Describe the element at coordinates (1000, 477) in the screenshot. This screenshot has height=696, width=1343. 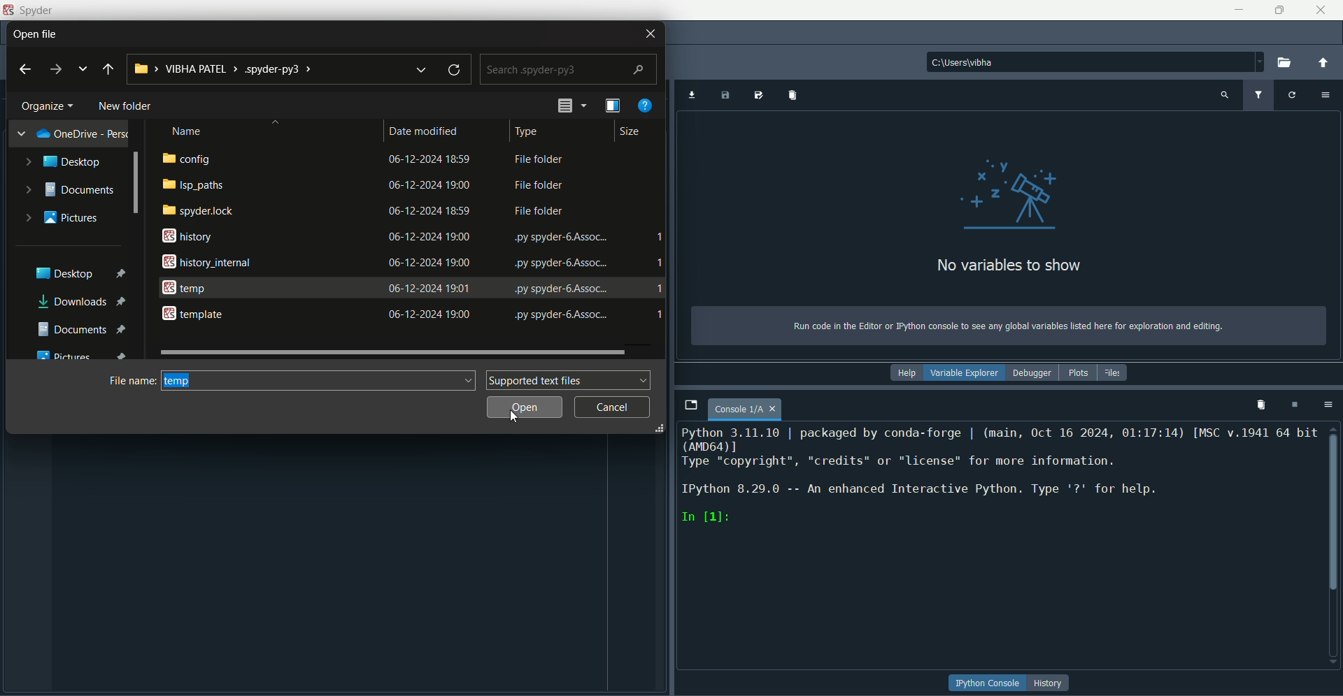
I see `text` at that location.